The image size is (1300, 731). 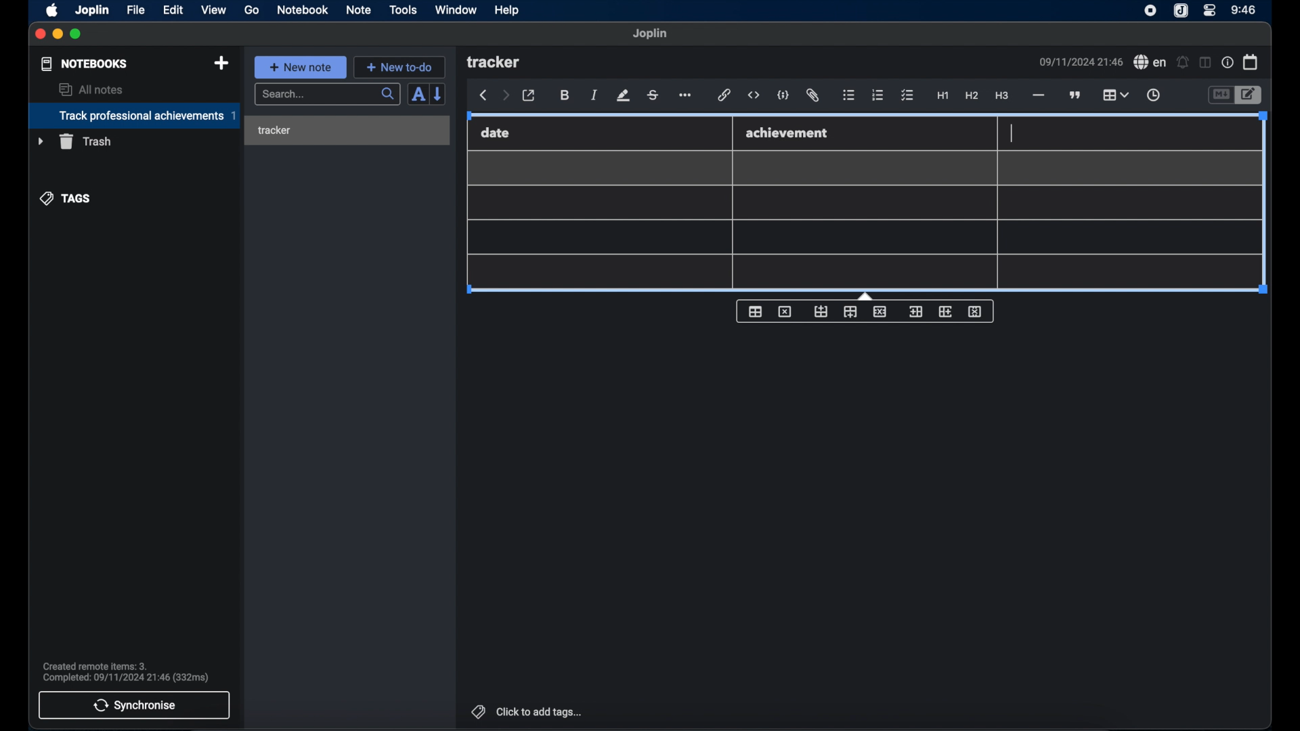 I want to click on checklist, so click(x=907, y=95).